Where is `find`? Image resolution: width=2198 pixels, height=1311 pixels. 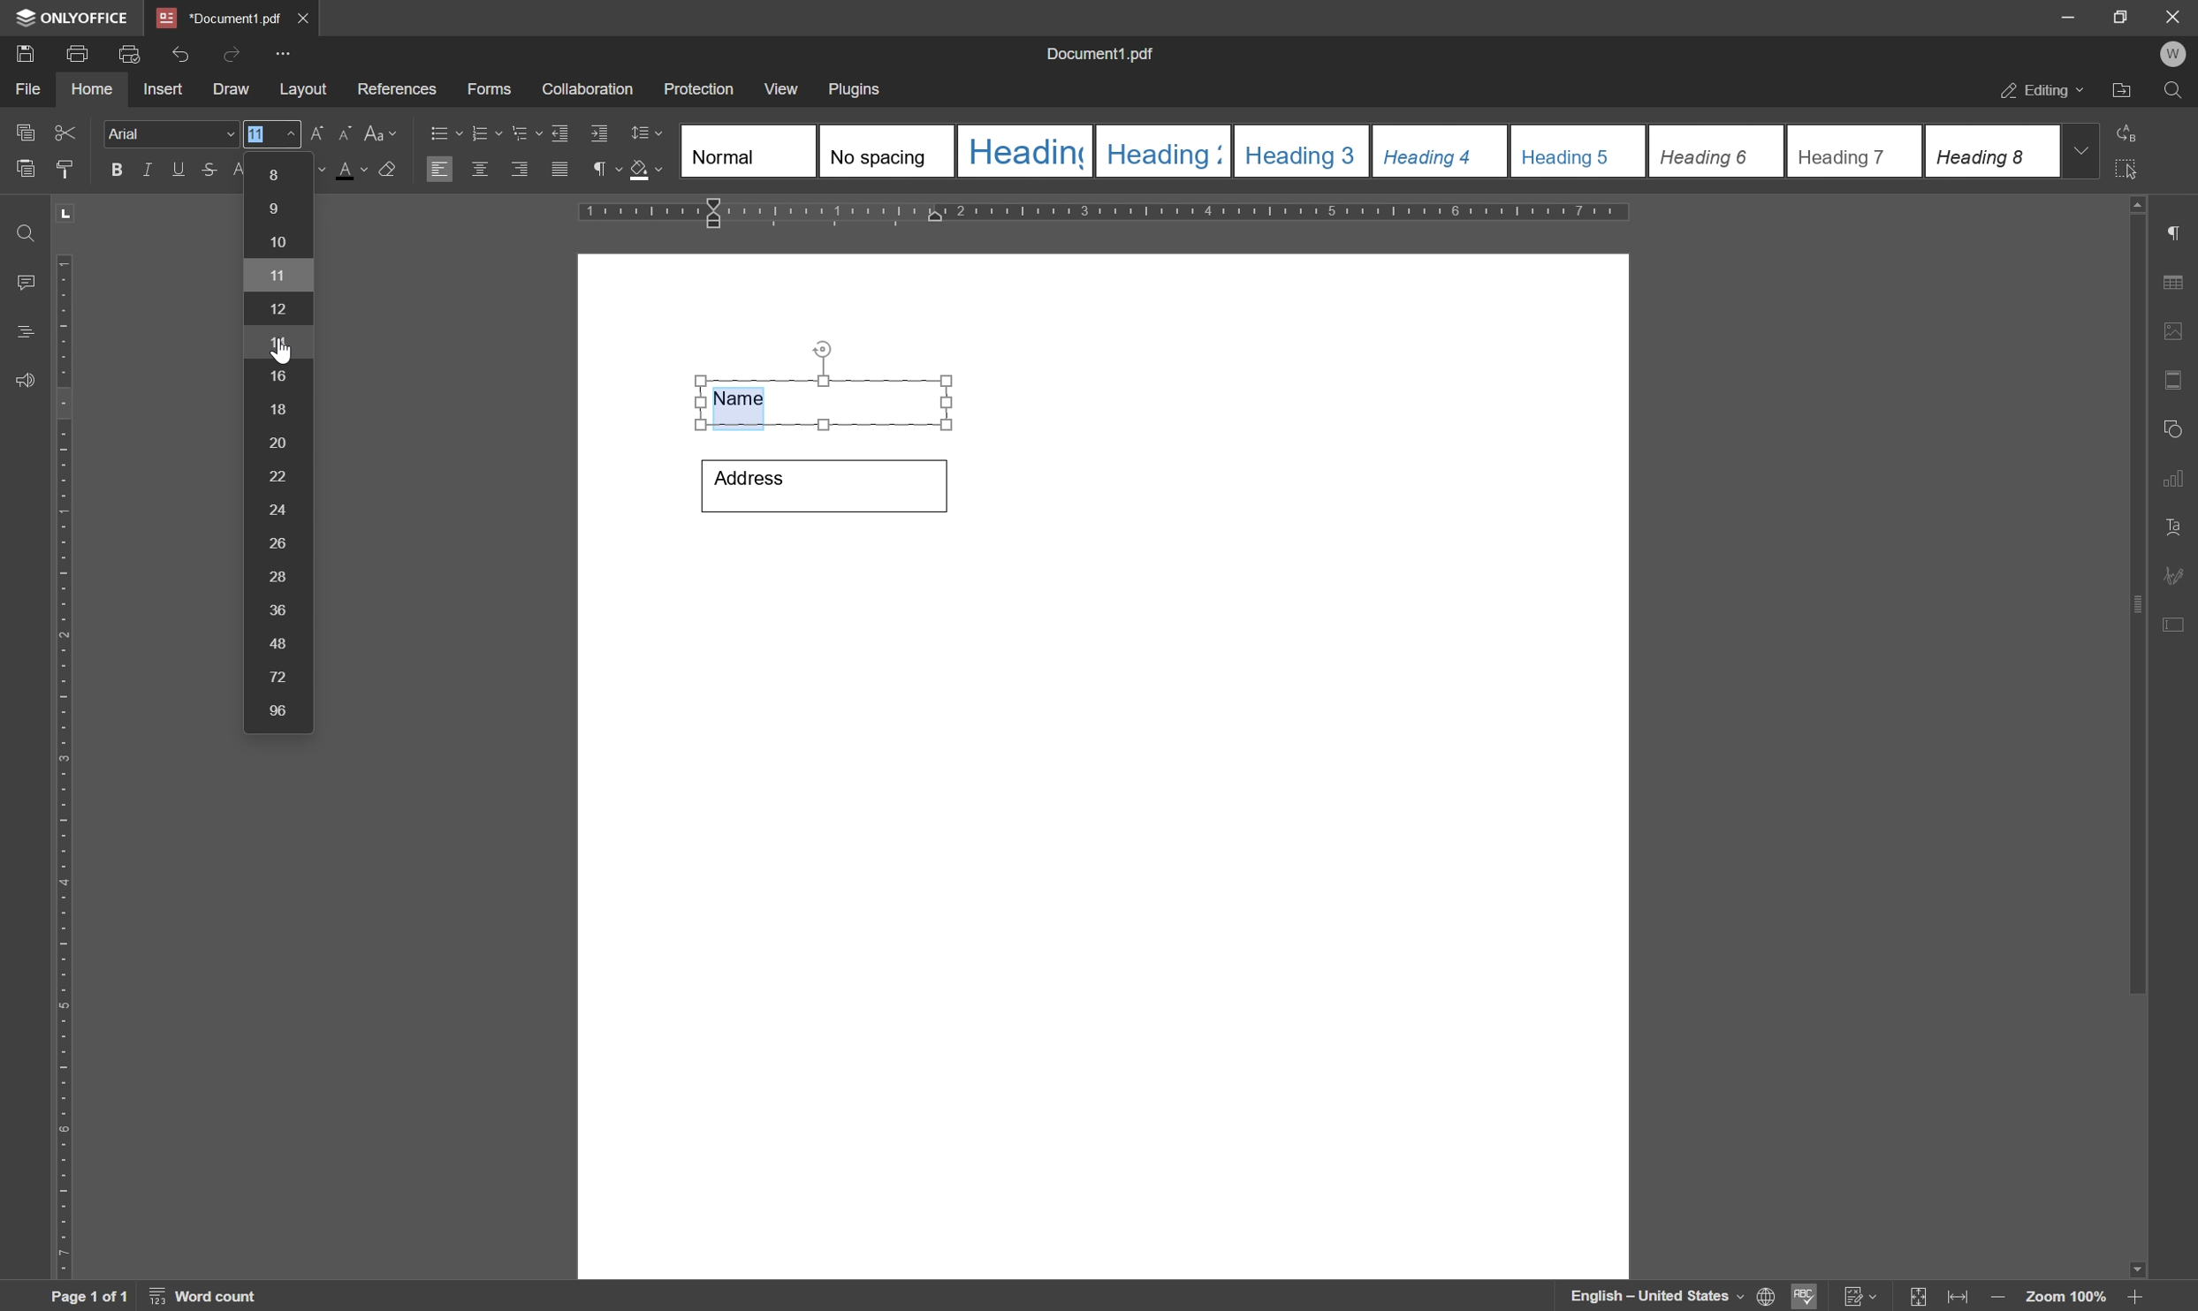 find is located at coordinates (22, 228).